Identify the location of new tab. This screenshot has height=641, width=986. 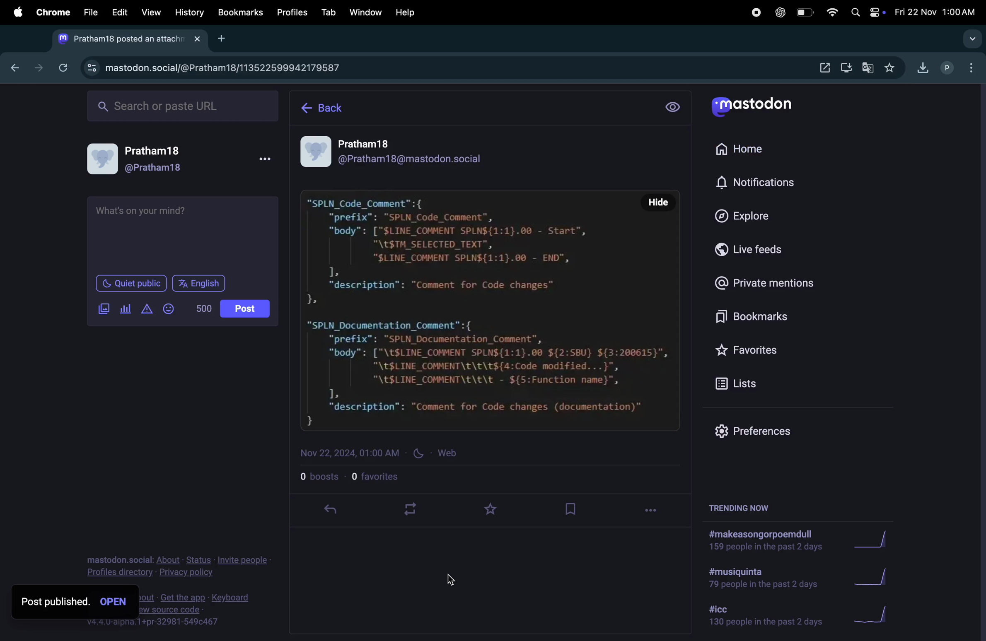
(222, 38).